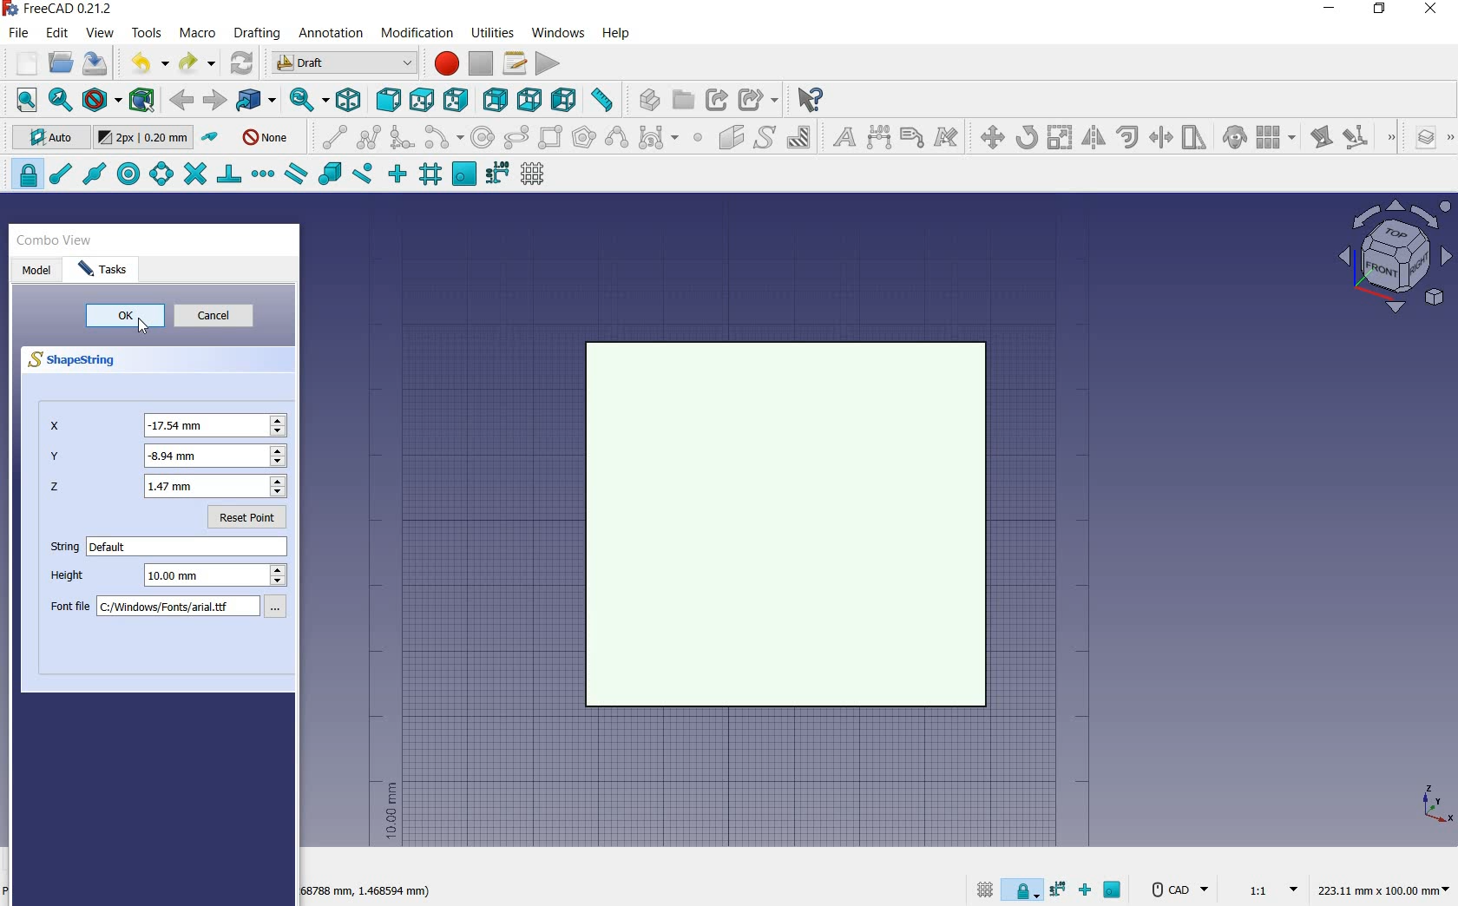 The width and height of the screenshot is (1458, 906). What do you see at coordinates (1195, 139) in the screenshot?
I see `stretch` at bounding box center [1195, 139].